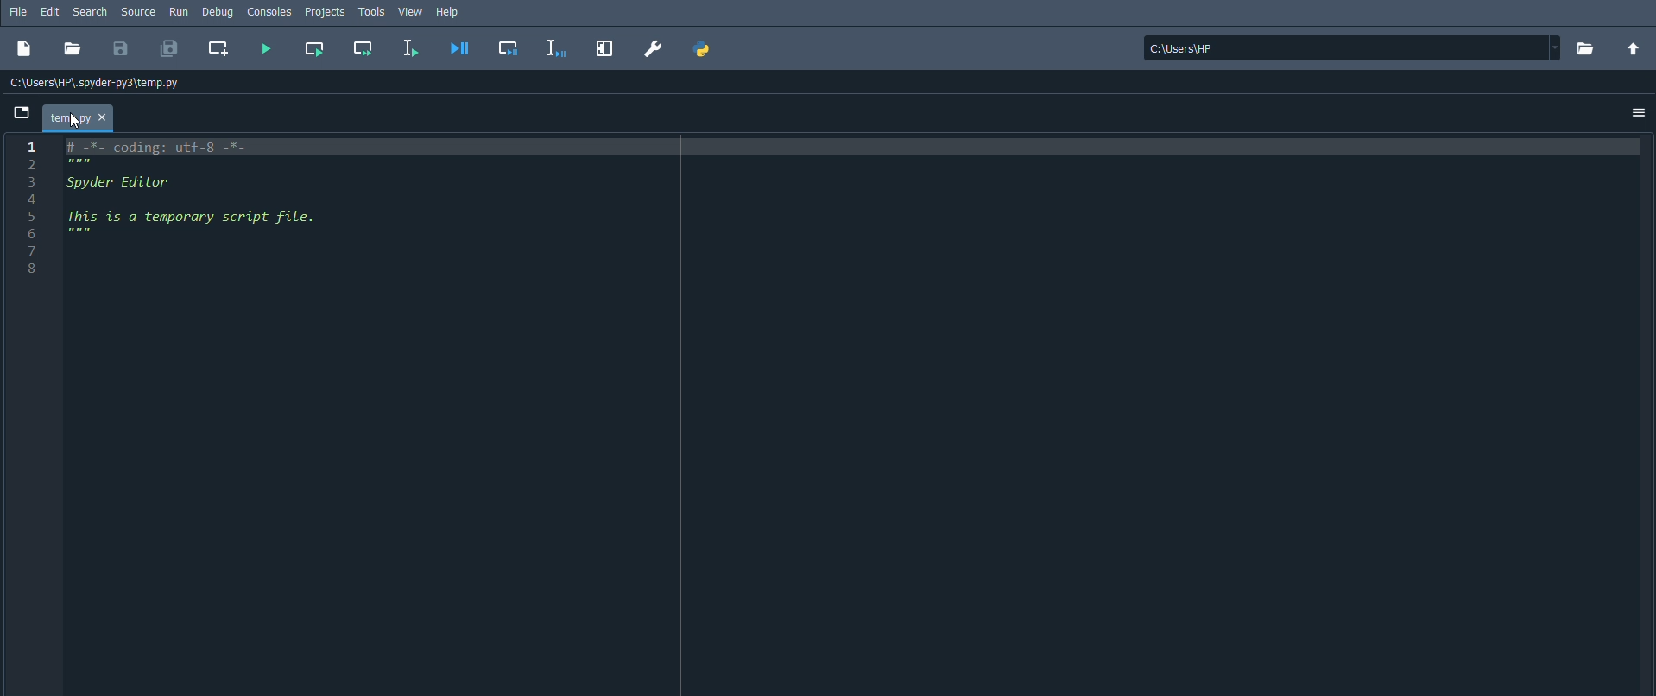  Describe the element at coordinates (76, 122) in the screenshot. I see `cursor` at that location.